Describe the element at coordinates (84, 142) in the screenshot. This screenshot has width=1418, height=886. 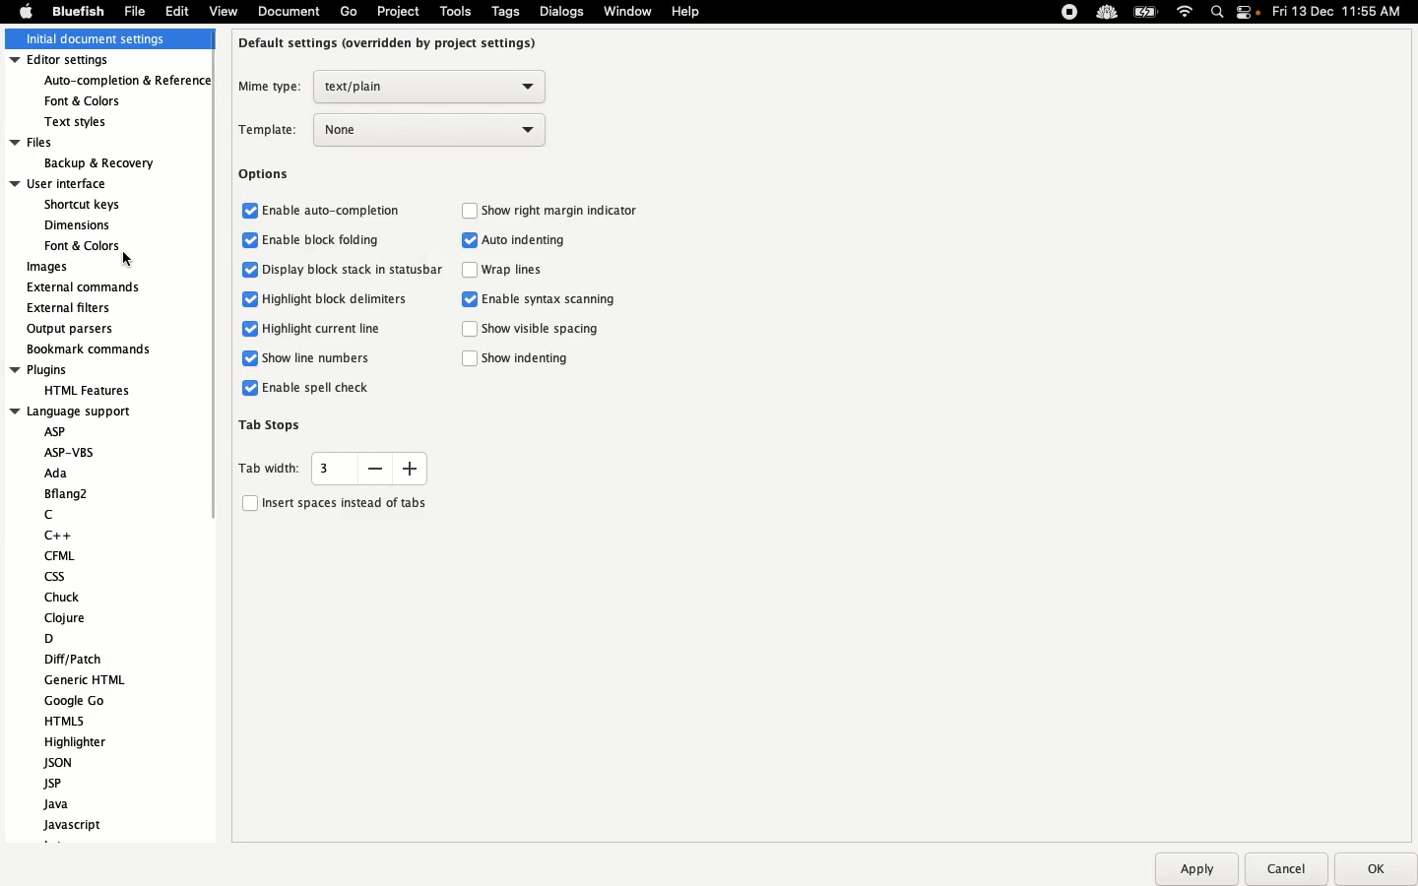
I see `Files` at that location.